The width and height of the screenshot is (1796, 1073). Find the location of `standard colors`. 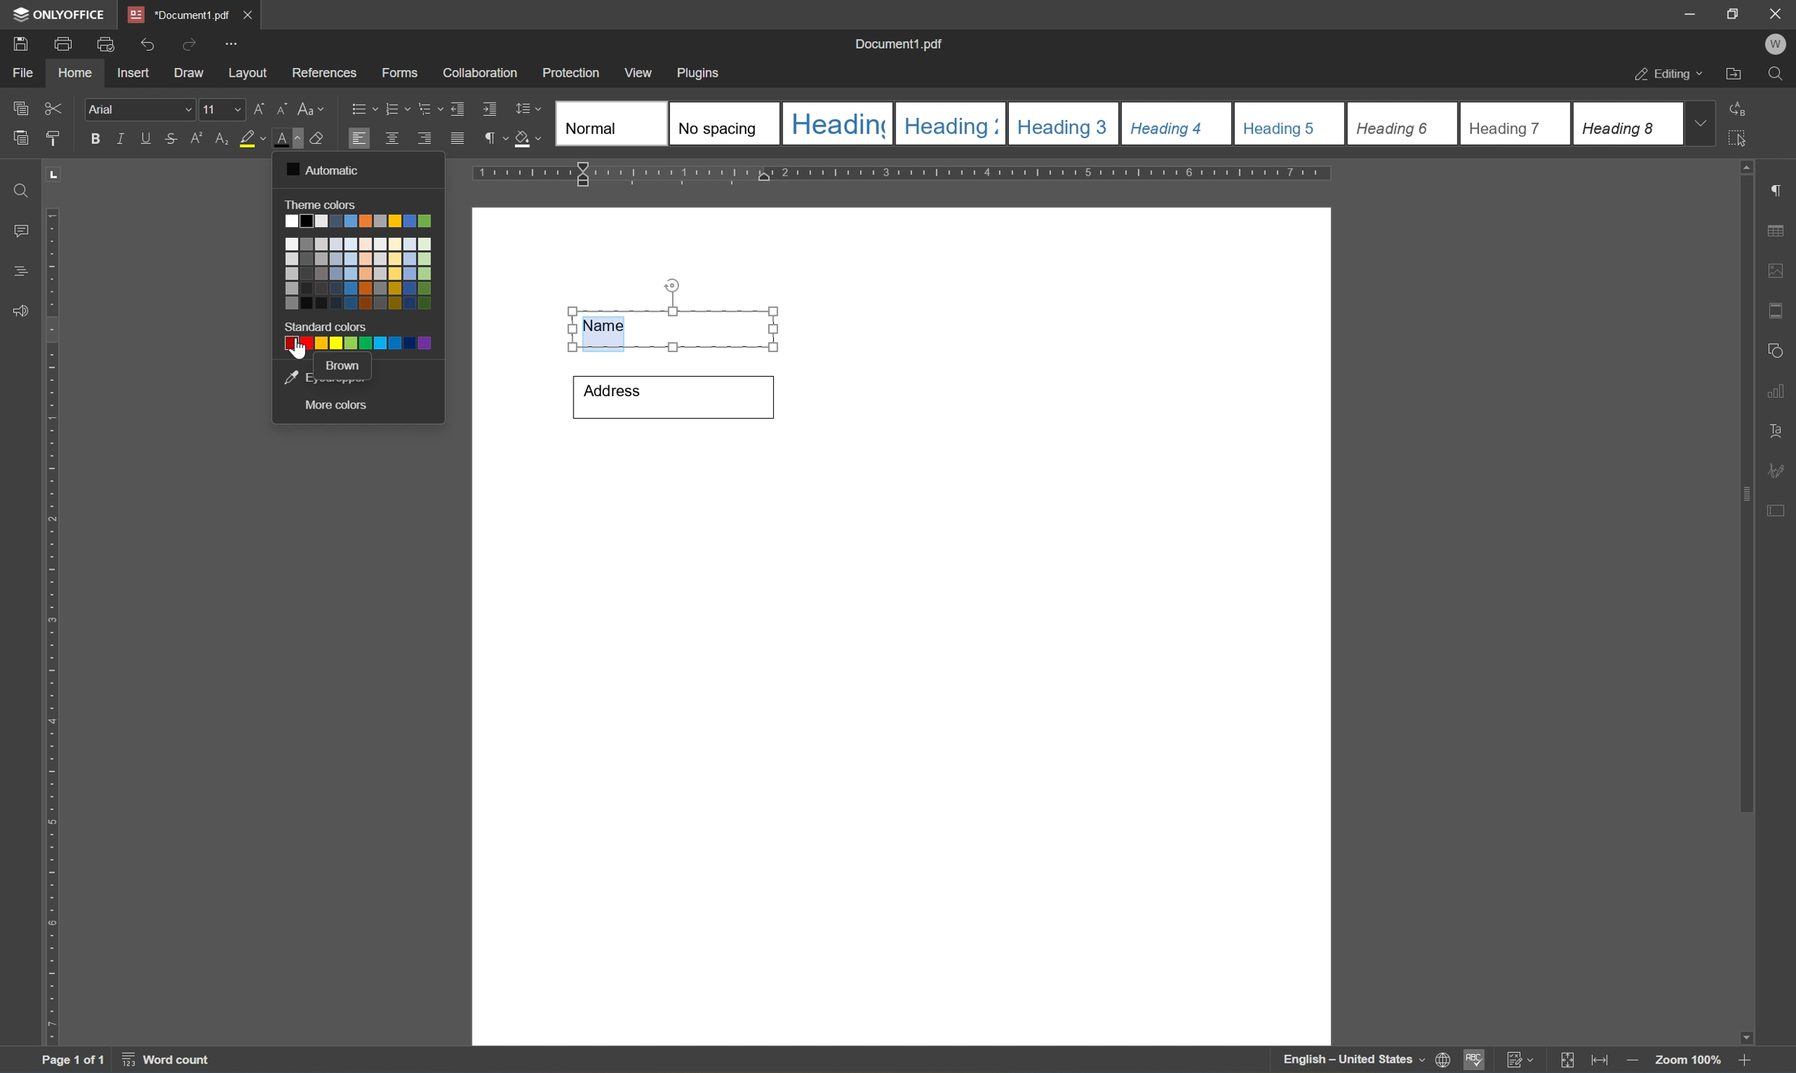

standard colors is located at coordinates (327, 328).